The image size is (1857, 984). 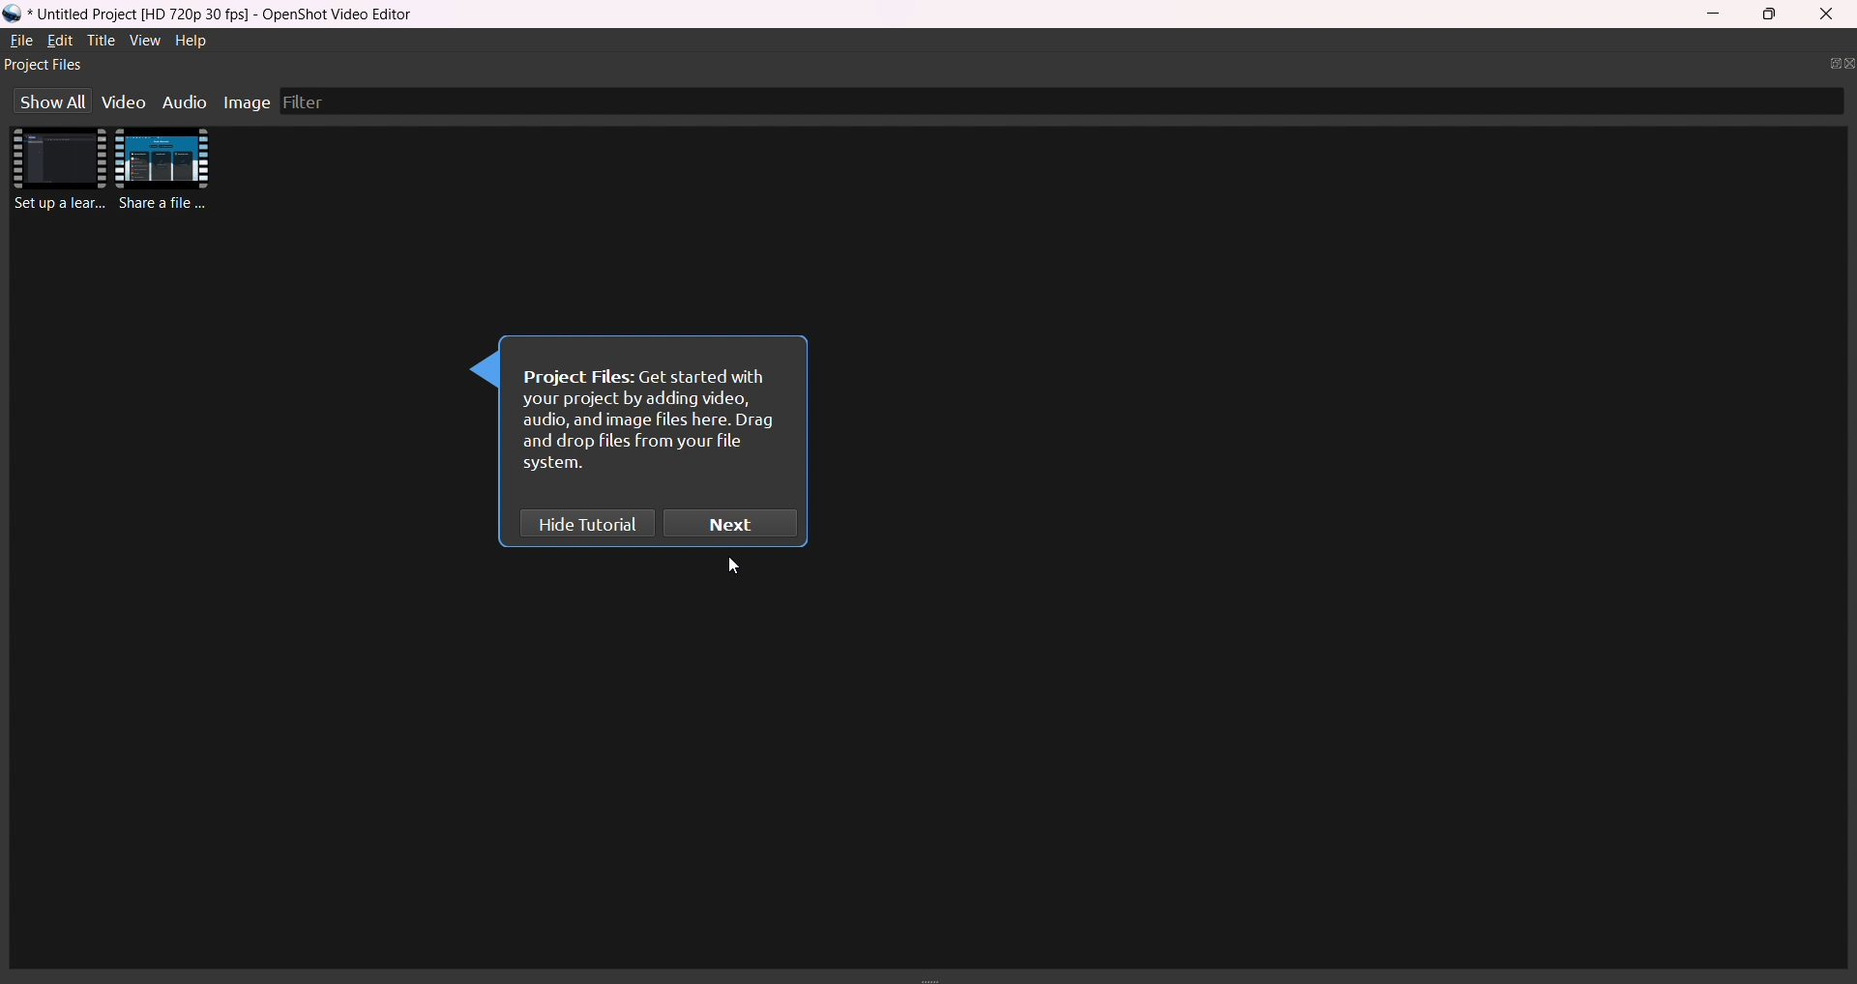 What do you see at coordinates (143, 43) in the screenshot?
I see `view` at bounding box center [143, 43].